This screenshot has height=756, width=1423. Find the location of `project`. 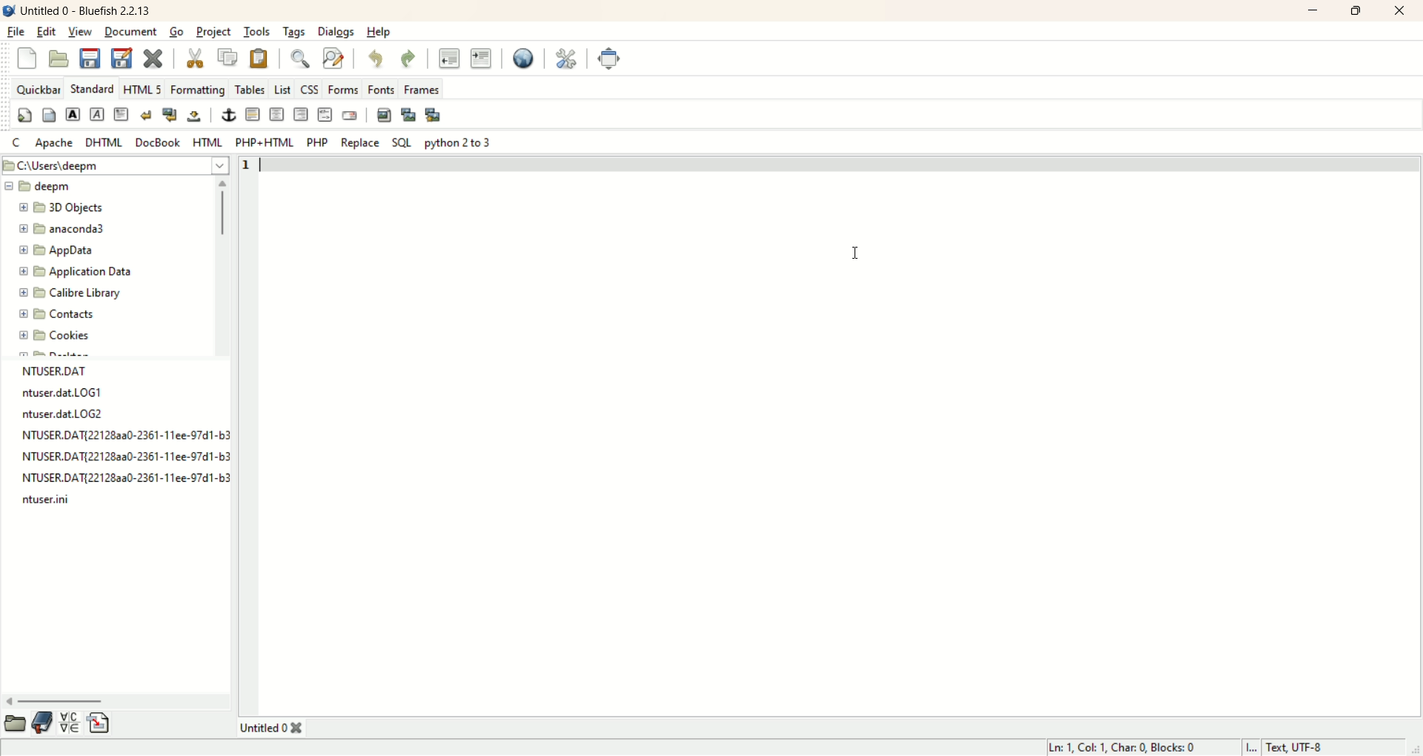

project is located at coordinates (215, 32).